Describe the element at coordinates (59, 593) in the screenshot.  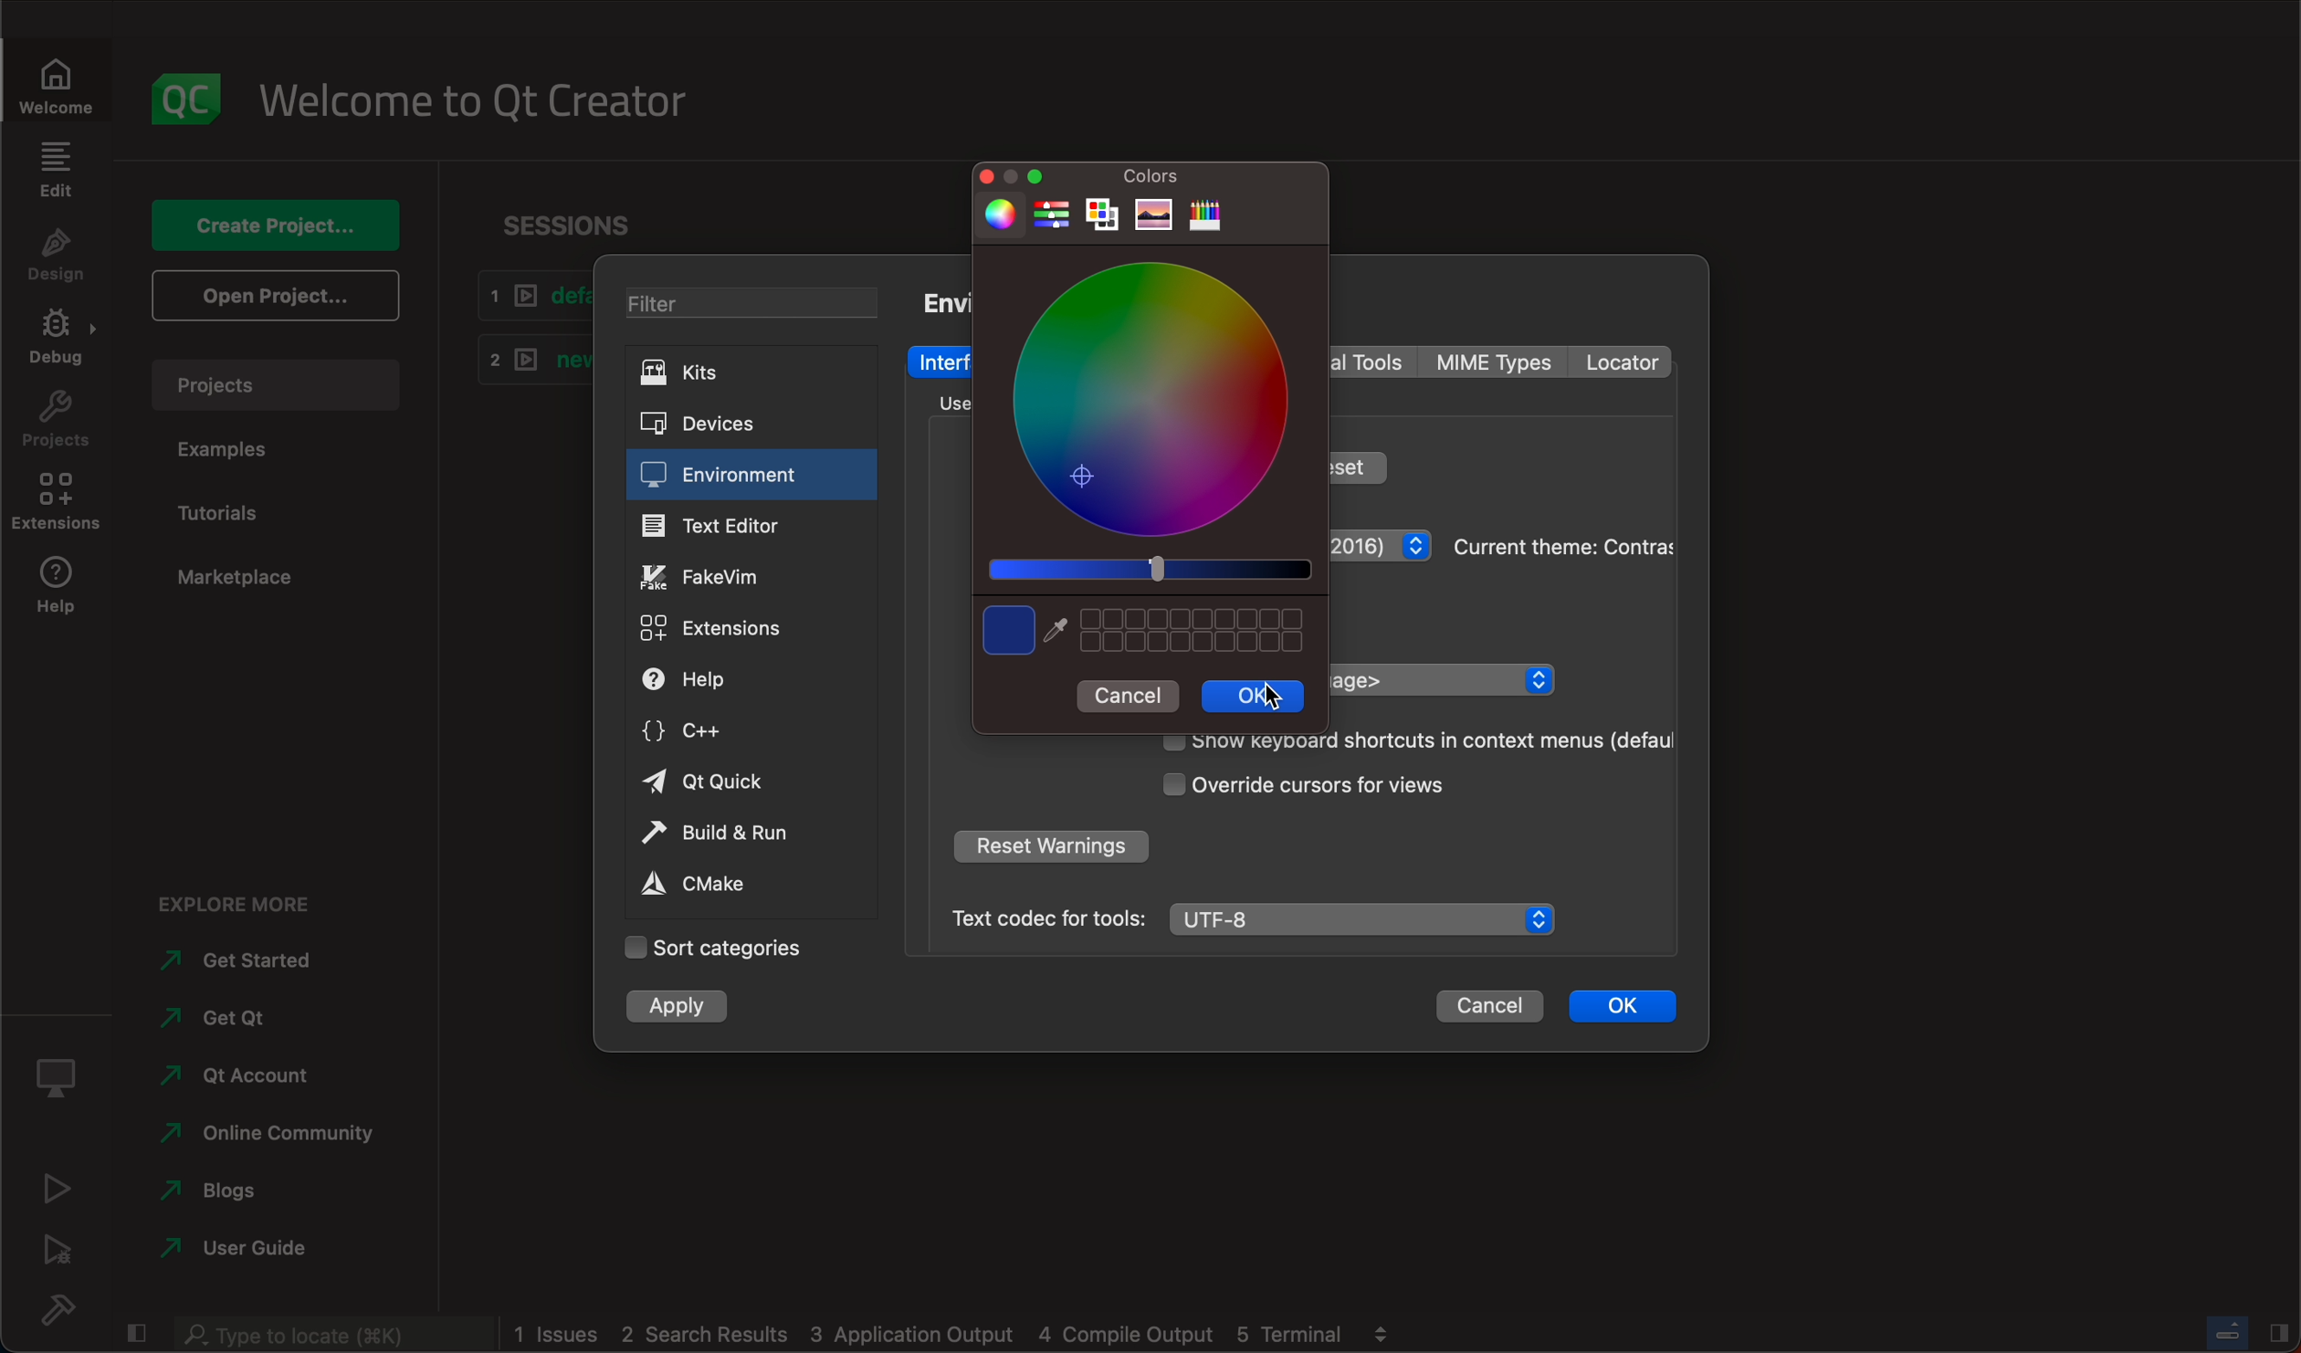
I see `help` at that location.